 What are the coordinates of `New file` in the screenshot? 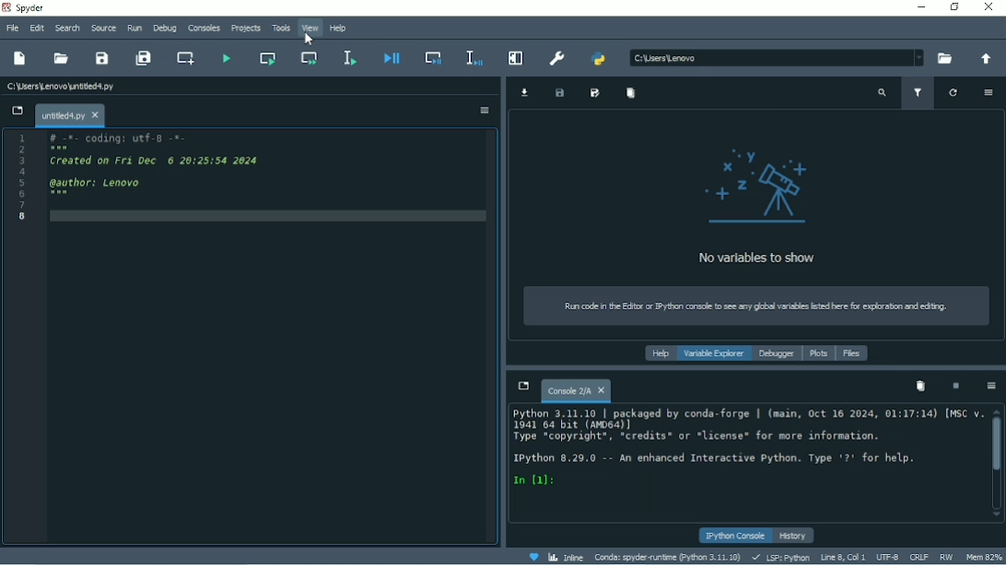 It's located at (21, 59).